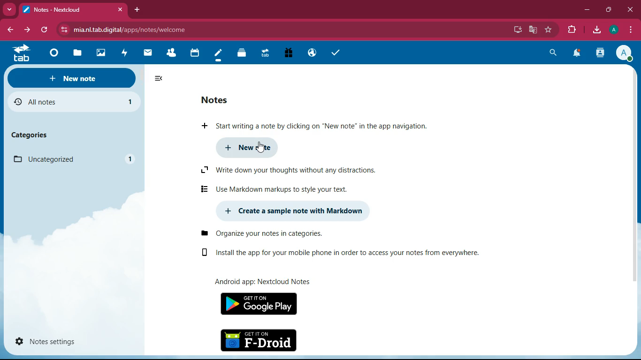 This screenshot has height=360, width=641. Describe the element at coordinates (9, 9) in the screenshot. I see `more` at that location.